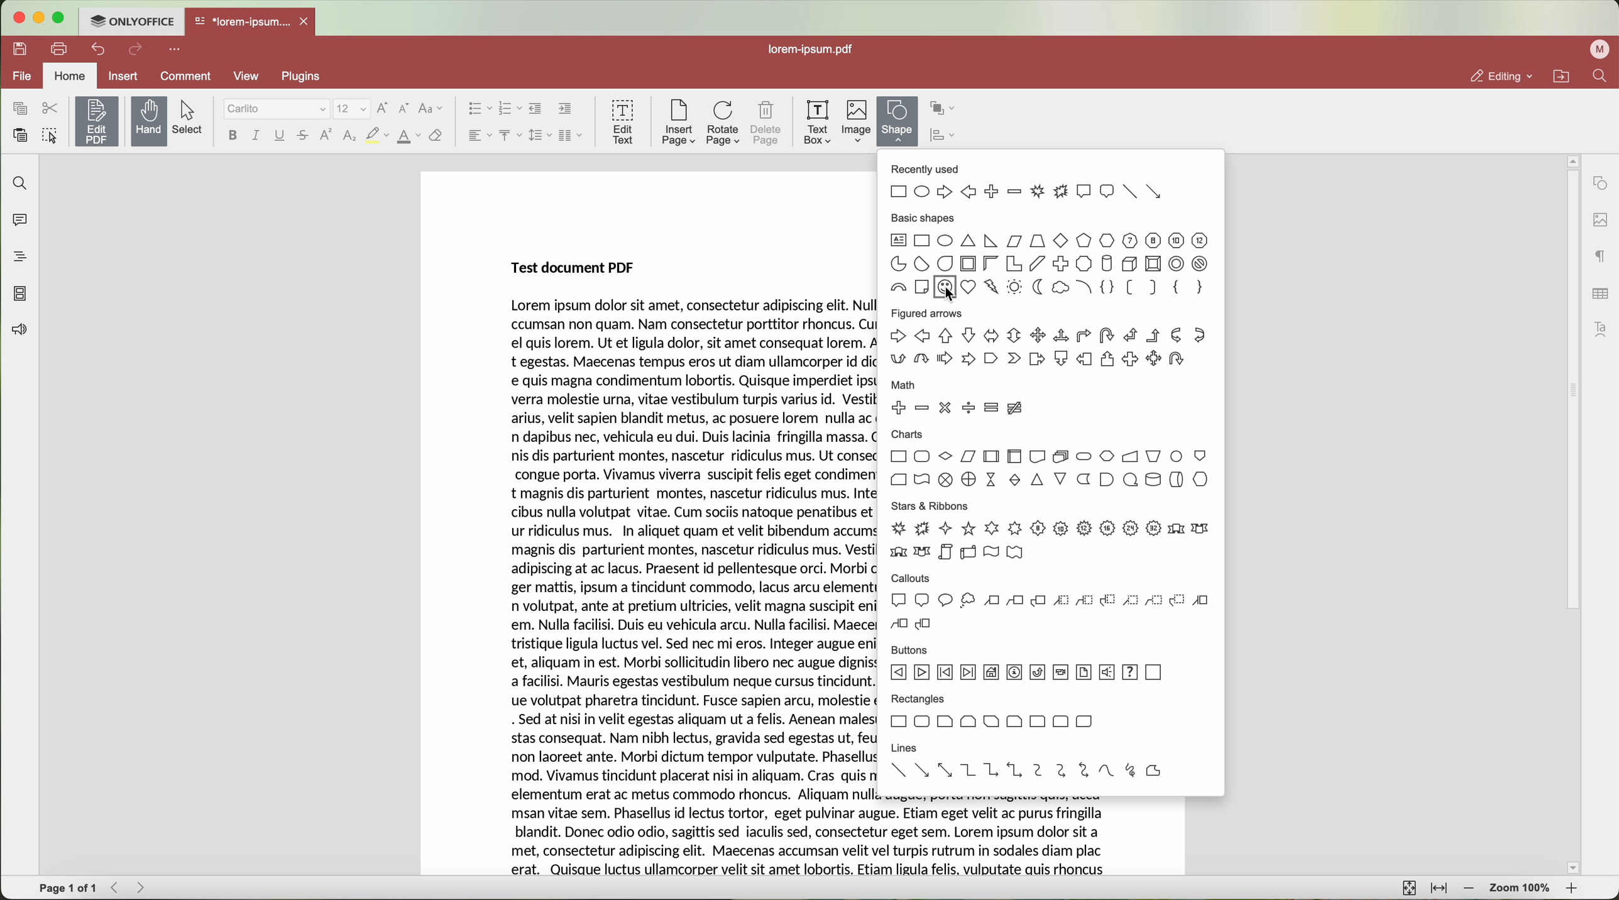  What do you see at coordinates (192, 118) in the screenshot?
I see `select` at bounding box center [192, 118].